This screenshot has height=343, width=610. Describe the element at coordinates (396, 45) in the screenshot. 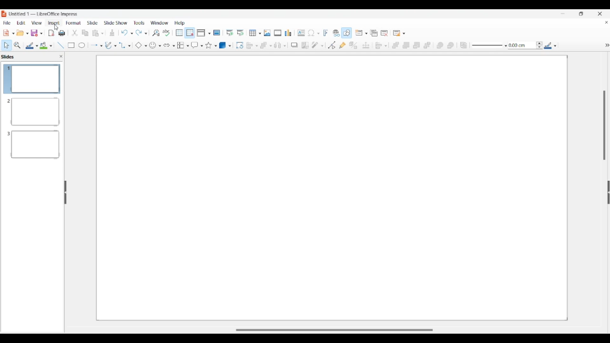

I see `Bring to front` at that location.